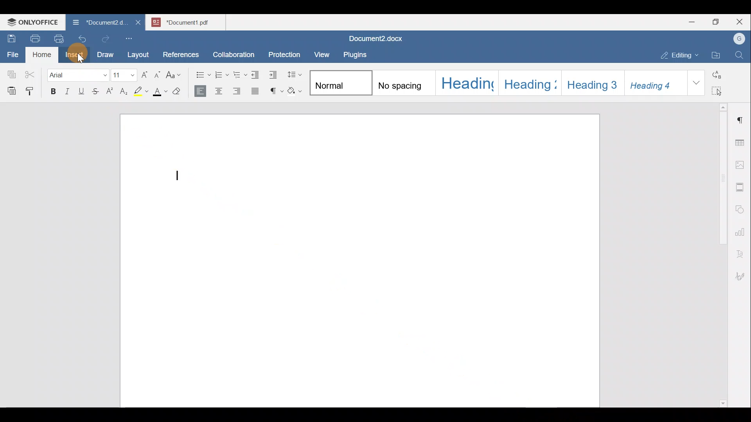  Describe the element at coordinates (742, 274) in the screenshot. I see `Signature settings` at that location.